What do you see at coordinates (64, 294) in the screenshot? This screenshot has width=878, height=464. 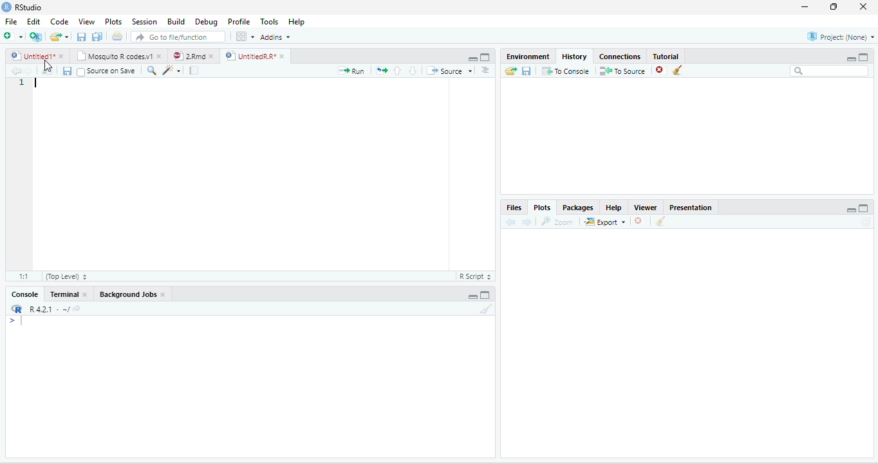 I see `Terminal` at bounding box center [64, 294].